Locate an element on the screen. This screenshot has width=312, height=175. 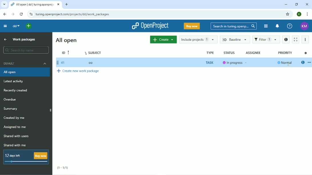
Assigned to me is located at coordinates (16, 127).